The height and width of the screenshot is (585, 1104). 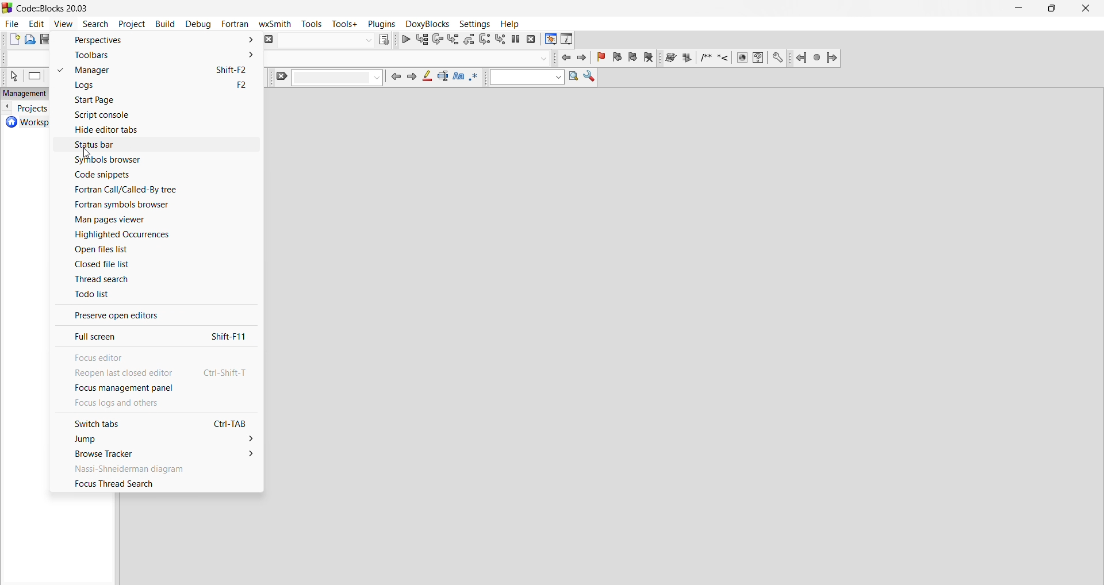 What do you see at coordinates (443, 78) in the screenshot?
I see `selected text` at bounding box center [443, 78].